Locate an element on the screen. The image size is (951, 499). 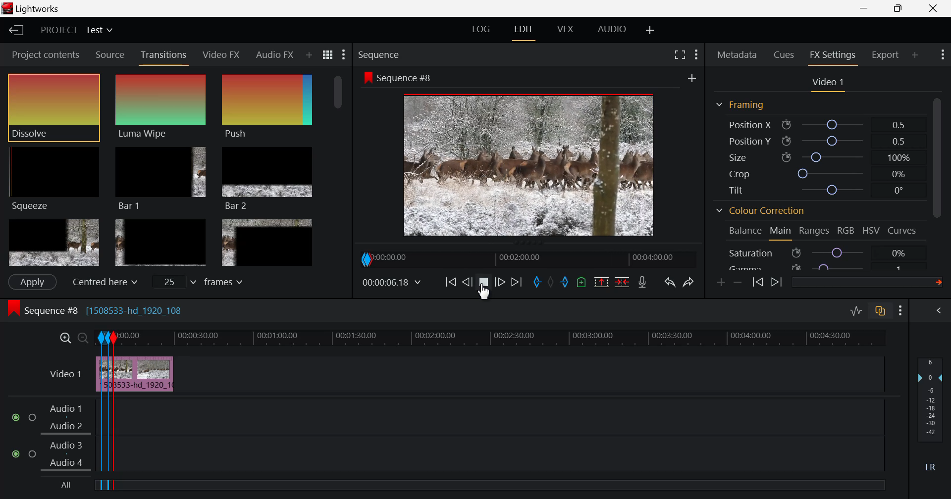
Back to Homepage is located at coordinates (13, 31).